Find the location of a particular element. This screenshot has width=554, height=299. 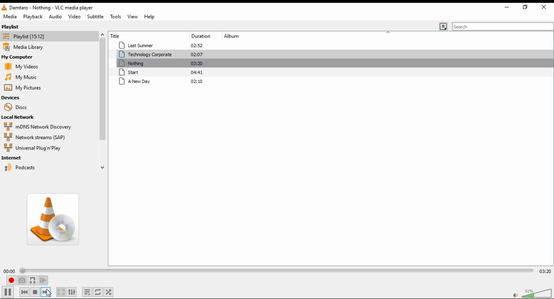

cursor is located at coordinates (50, 293).